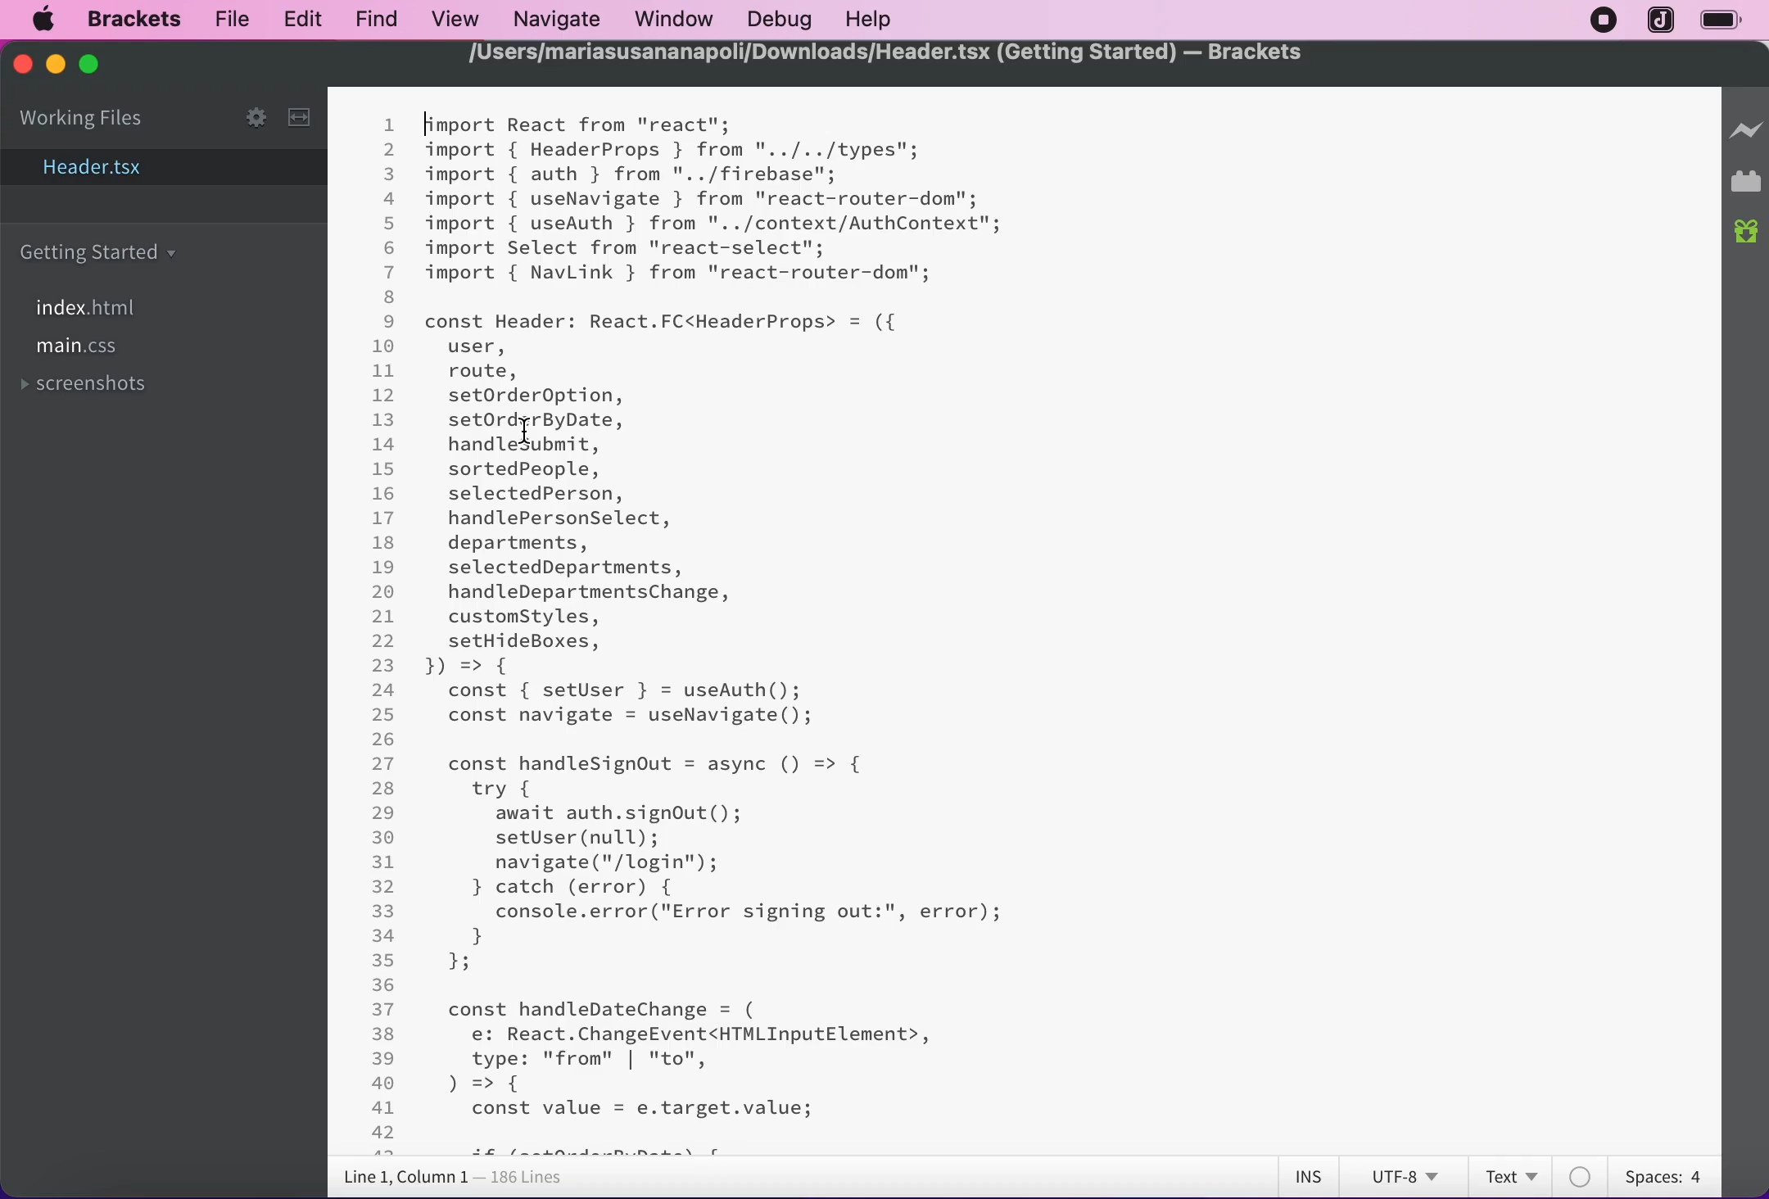  What do you see at coordinates (384, 1008) in the screenshot?
I see `37` at bounding box center [384, 1008].